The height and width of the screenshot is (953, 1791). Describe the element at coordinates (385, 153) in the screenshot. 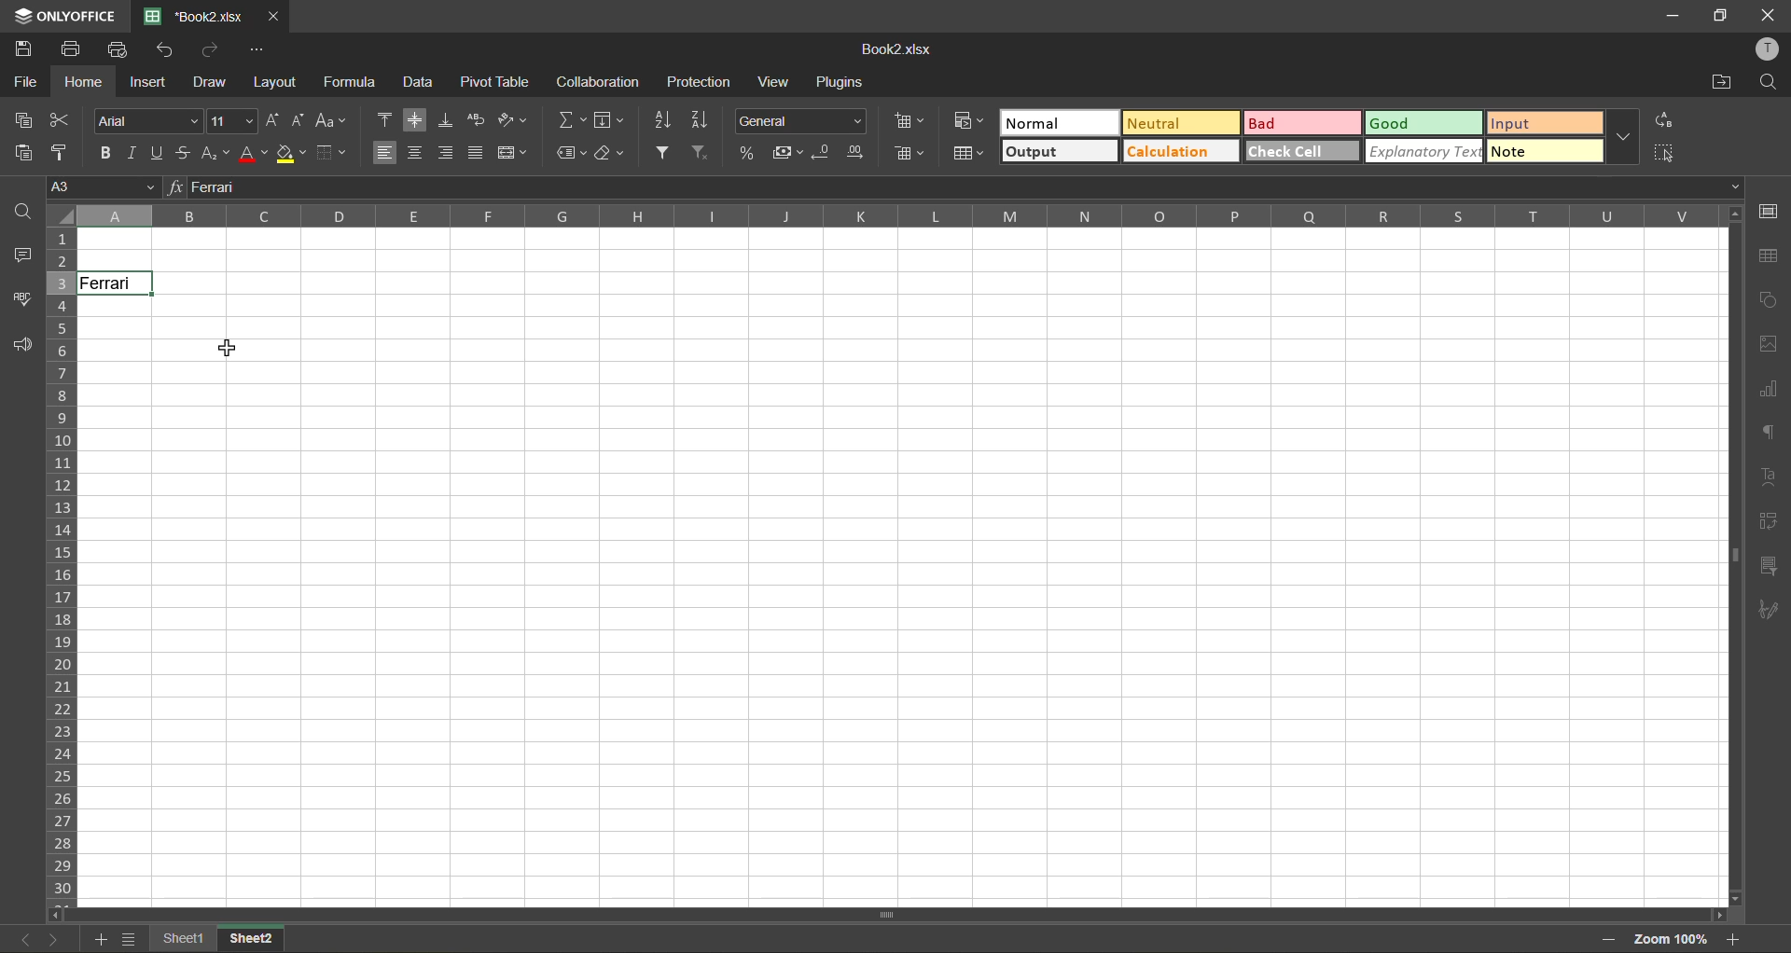

I see `align left` at that location.